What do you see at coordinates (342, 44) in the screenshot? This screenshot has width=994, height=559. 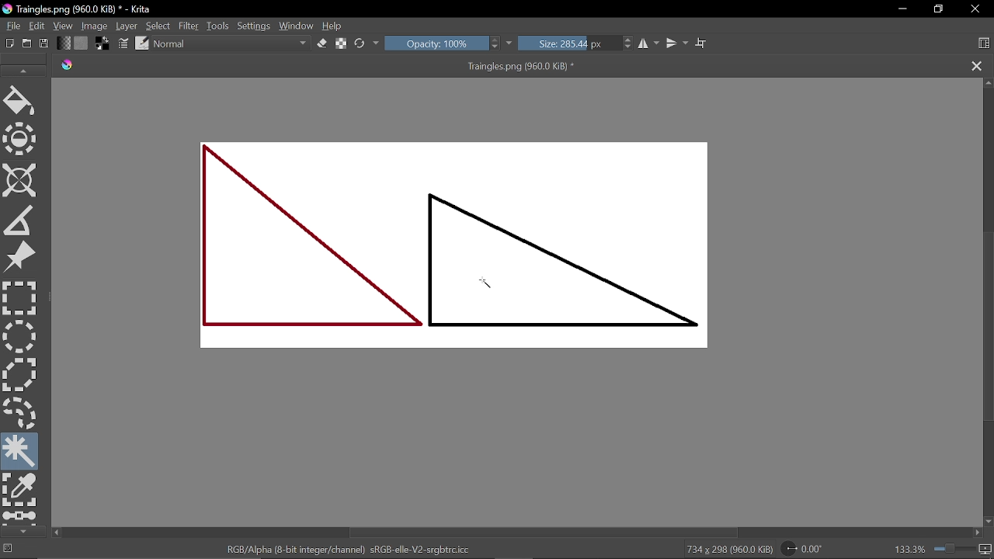 I see `Reload alpha` at bounding box center [342, 44].